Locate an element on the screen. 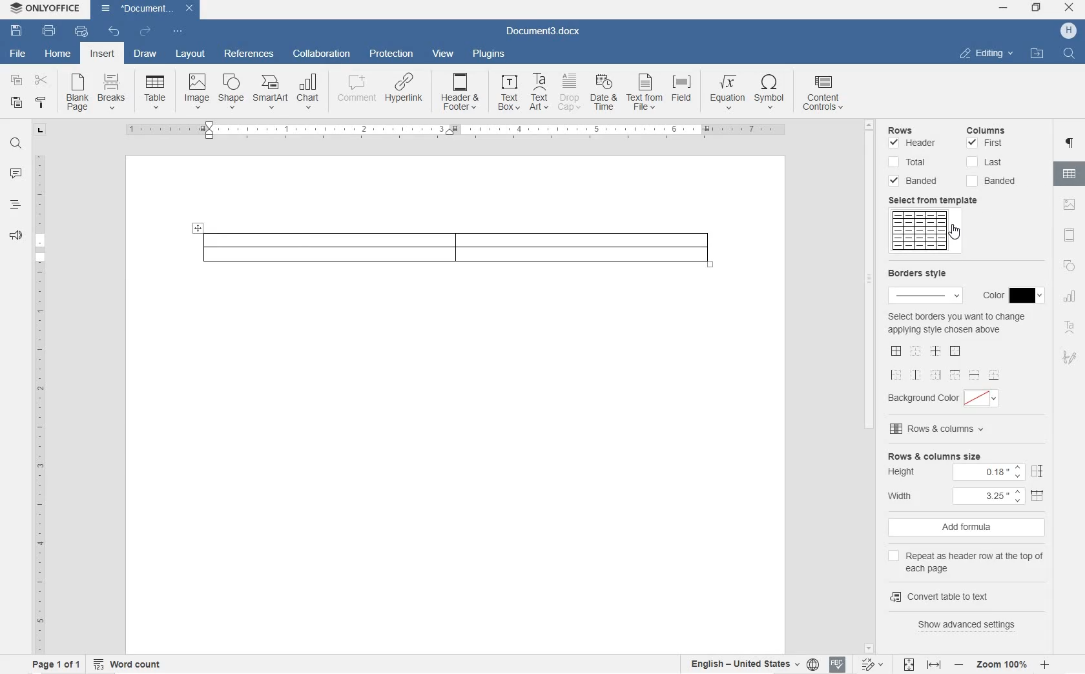 The image size is (1085, 674). SET TEXT OR DOCUMENT LANGUAGE is located at coordinates (750, 662).